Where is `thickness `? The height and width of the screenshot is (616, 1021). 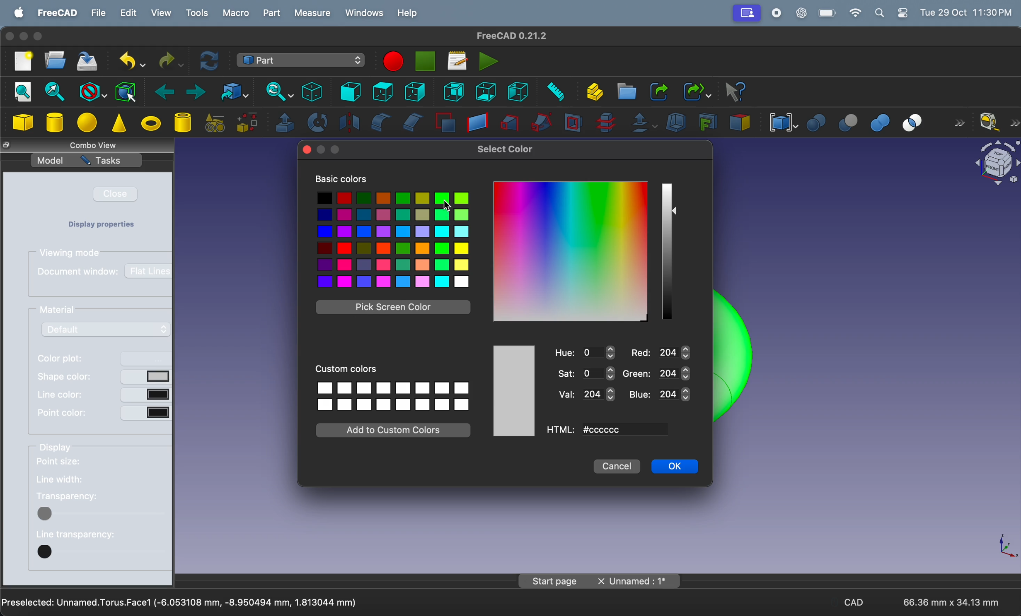
thickness  is located at coordinates (676, 122).